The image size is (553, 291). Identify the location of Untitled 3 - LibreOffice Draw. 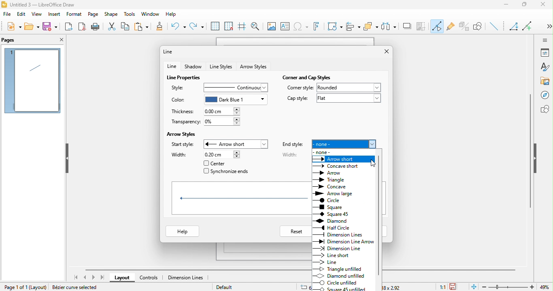
(39, 4).